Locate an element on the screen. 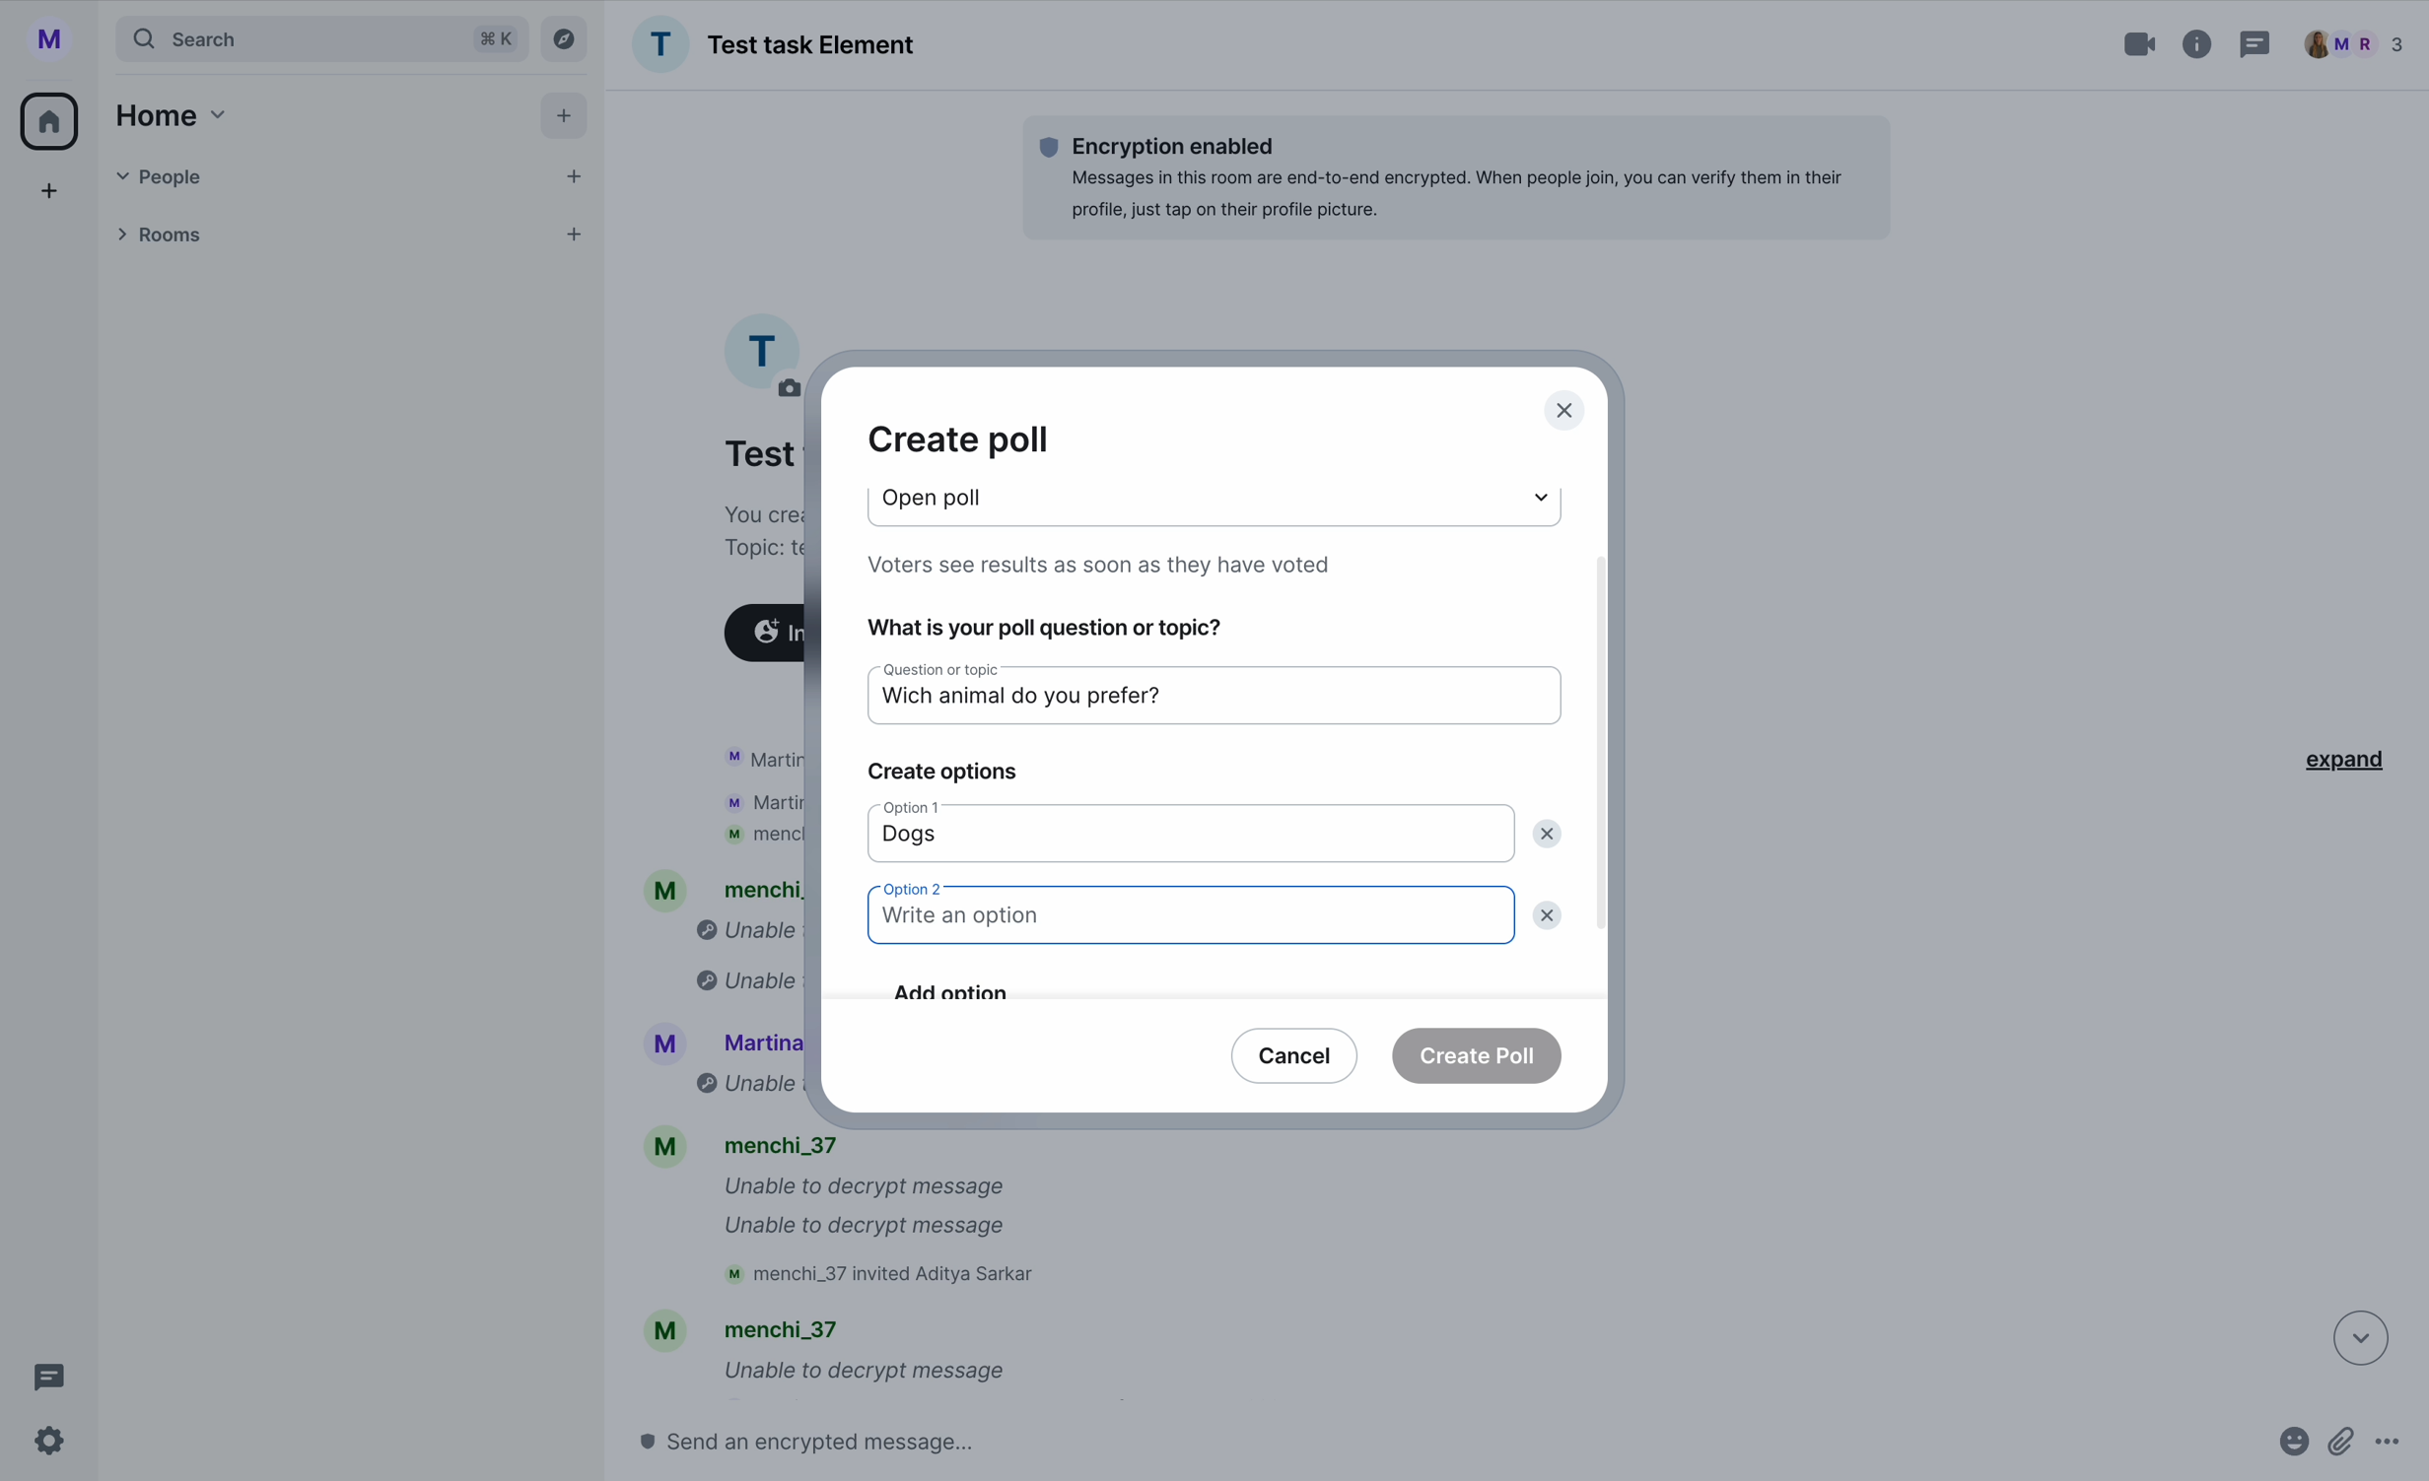 Image resolution: width=2429 pixels, height=1481 pixels. profile picture is located at coordinates (762, 350).